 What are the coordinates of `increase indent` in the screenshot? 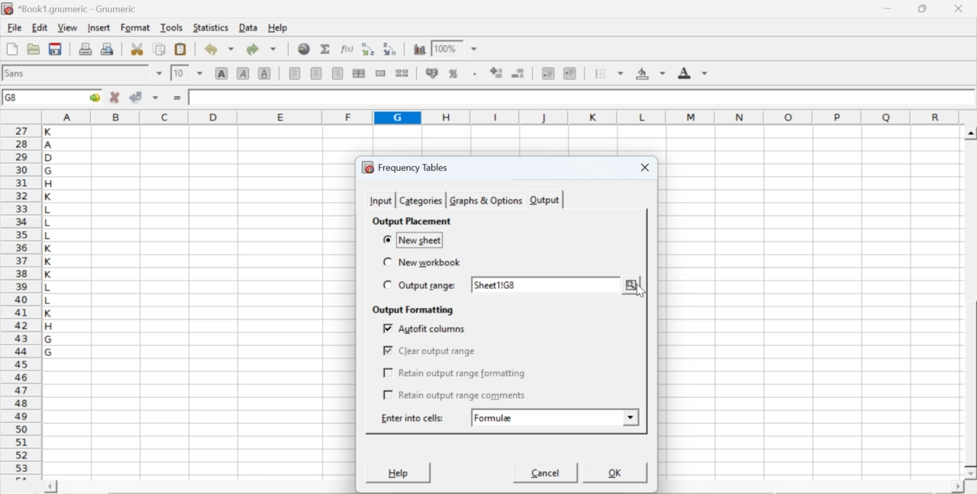 It's located at (569, 74).